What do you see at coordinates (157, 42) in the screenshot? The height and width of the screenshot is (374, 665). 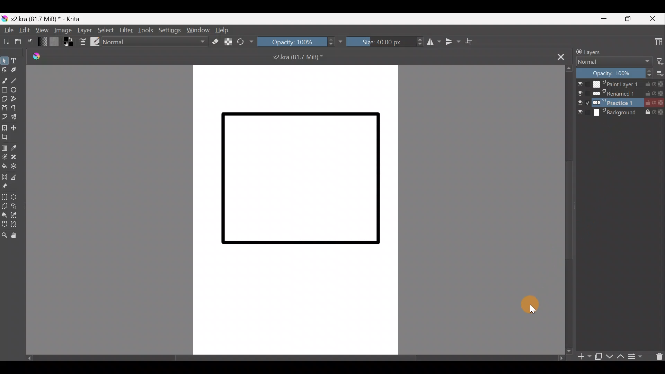 I see `Normal Blending mode` at bounding box center [157, 42].